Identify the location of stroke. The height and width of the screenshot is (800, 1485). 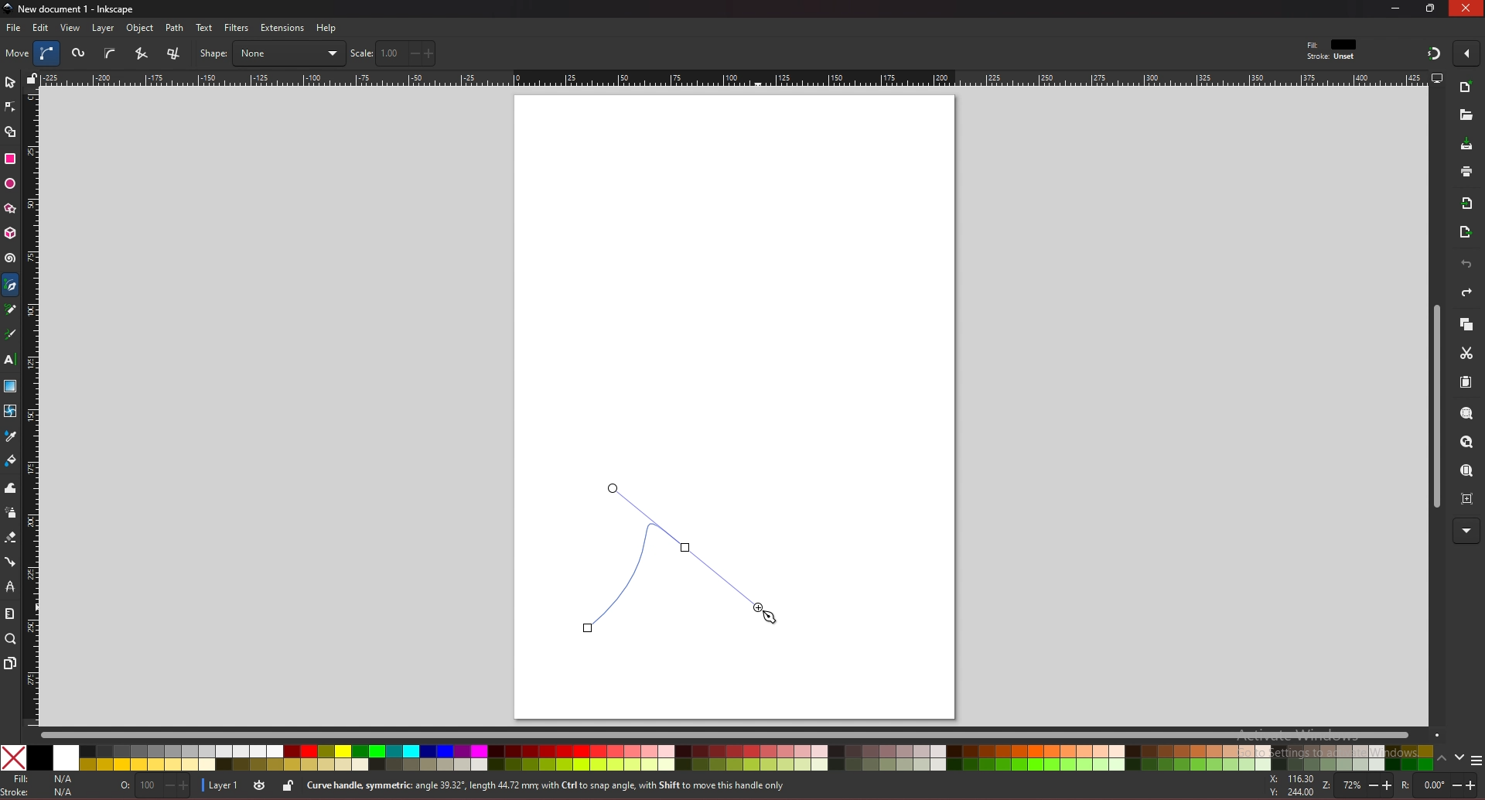
(1331, 57).